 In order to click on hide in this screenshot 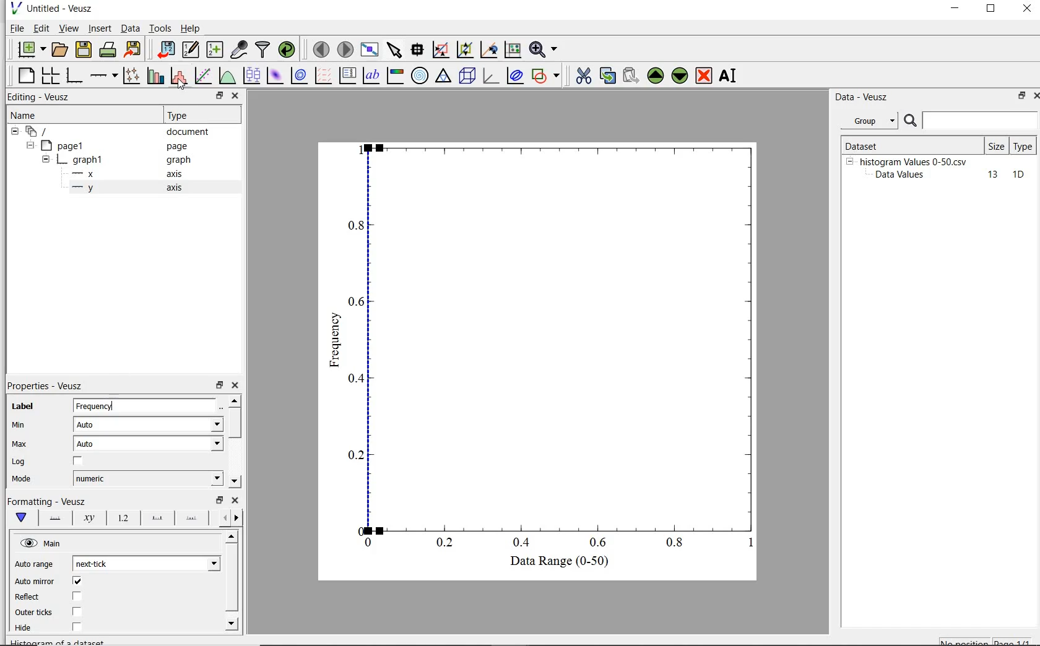, I will do `click(15, 132)`.